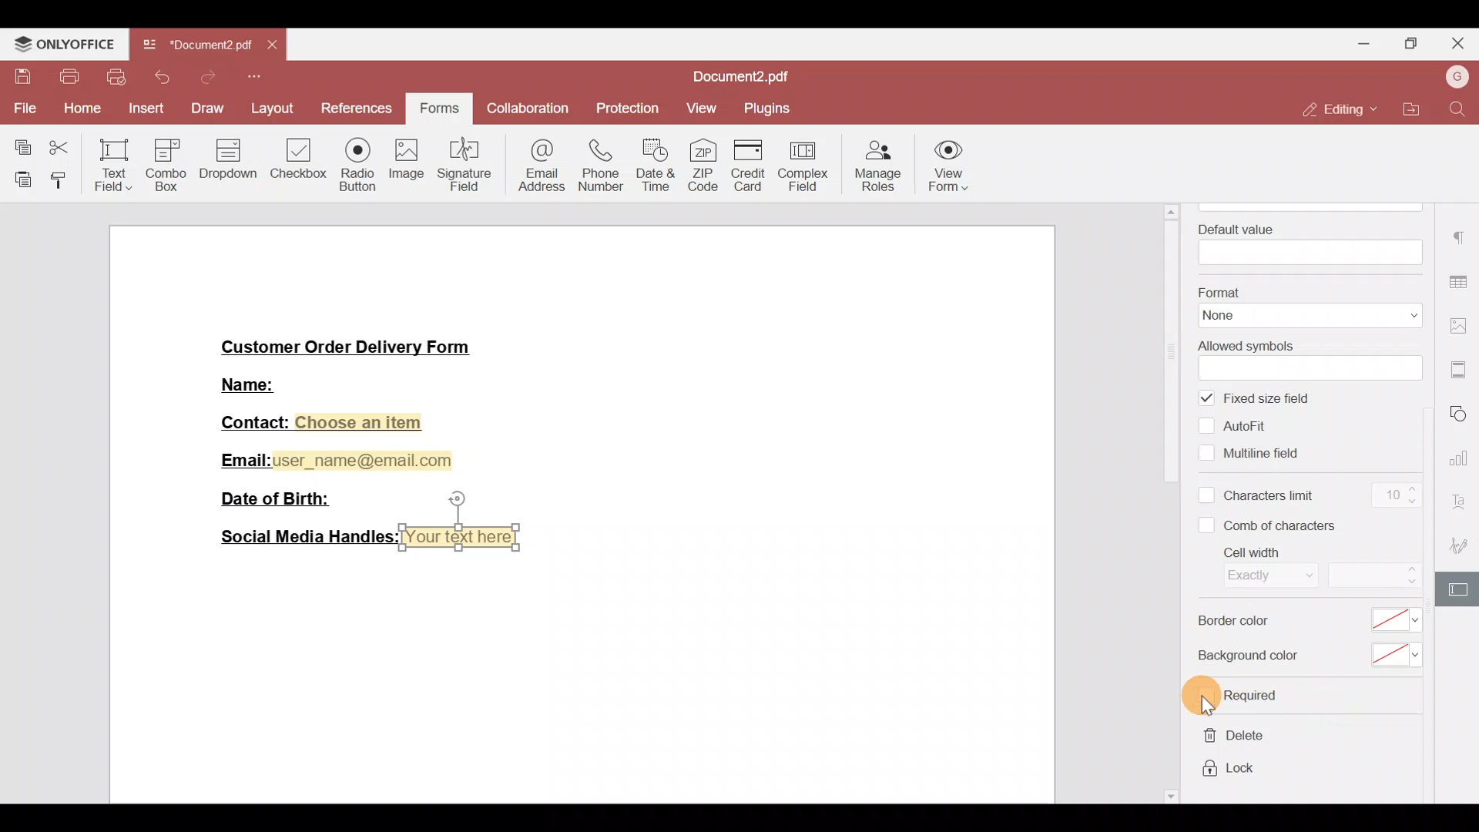  I want to click on Font settings, so click(1464, 501).